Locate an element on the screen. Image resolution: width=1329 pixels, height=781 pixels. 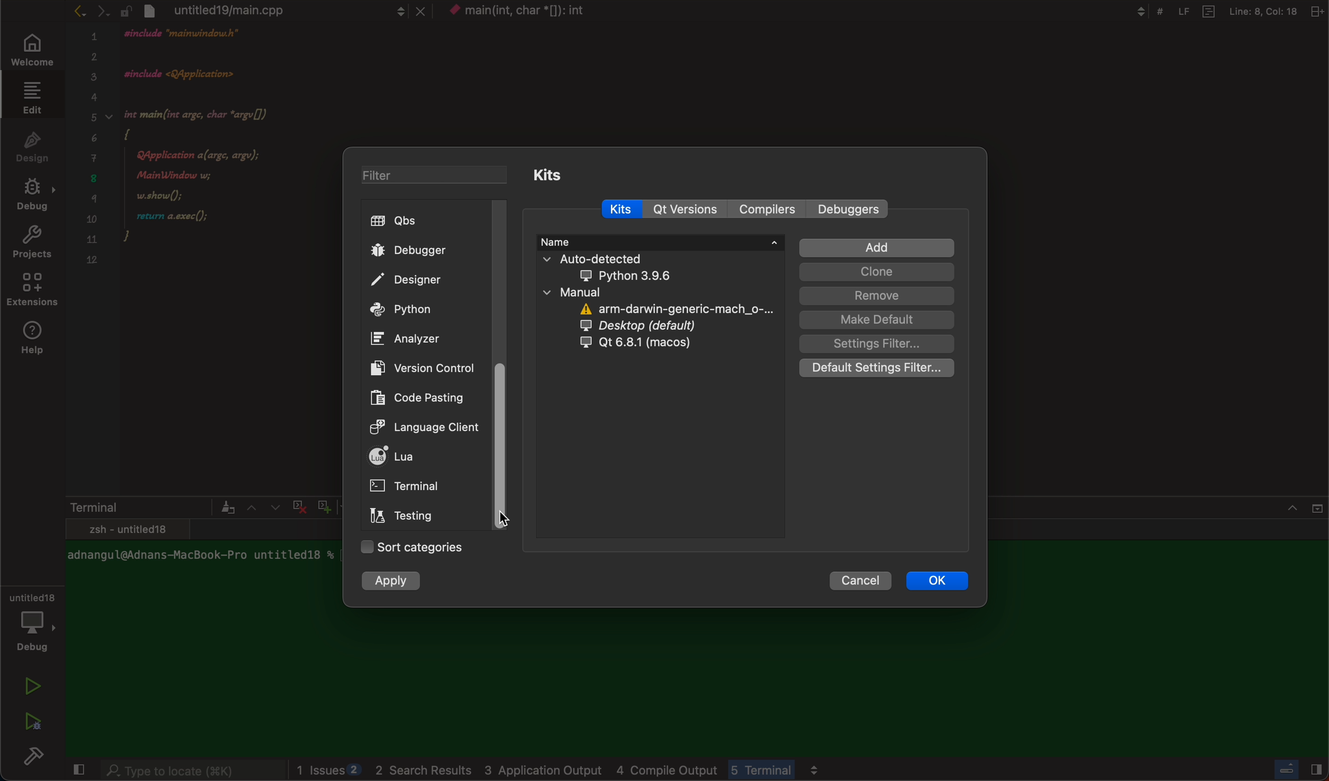
debugger is located at coordinates (32, 620).